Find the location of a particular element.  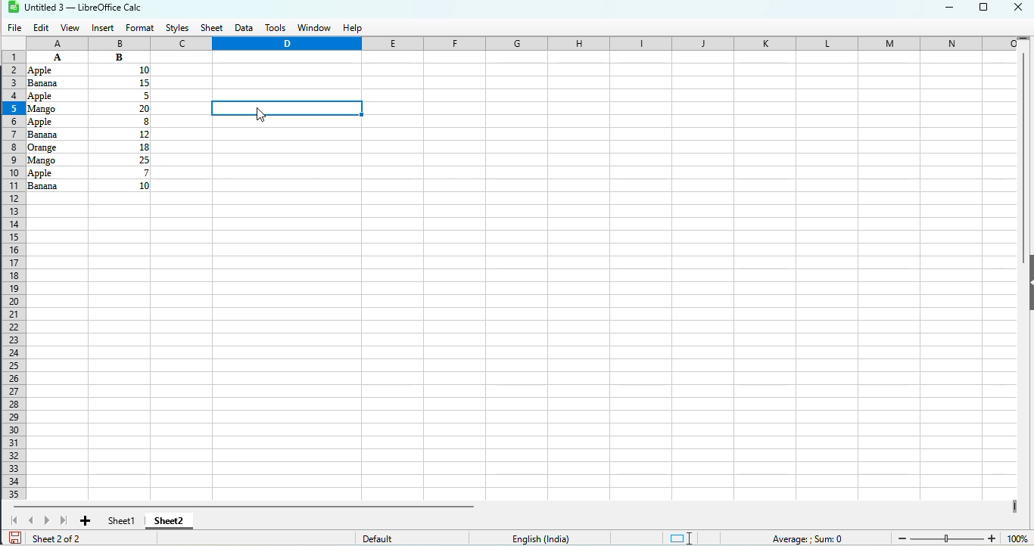

view is located at coordinates (70, 29).